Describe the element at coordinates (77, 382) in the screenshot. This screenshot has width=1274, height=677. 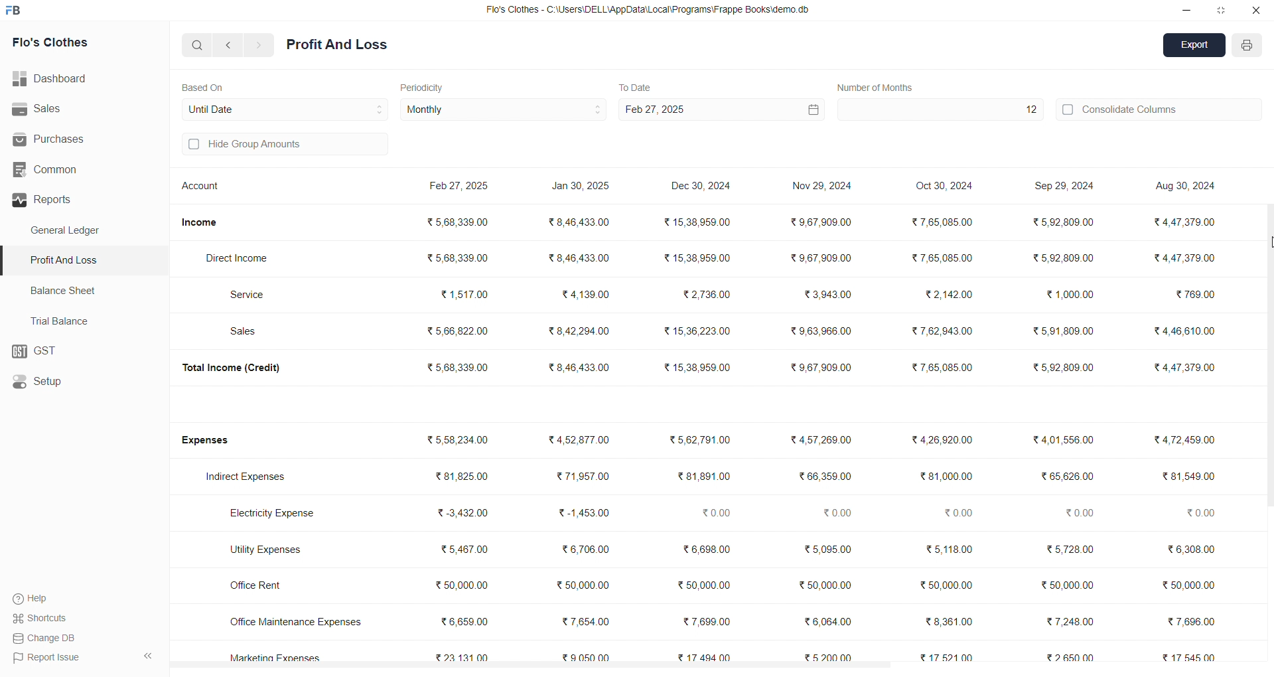
I see `Setup` at that location.